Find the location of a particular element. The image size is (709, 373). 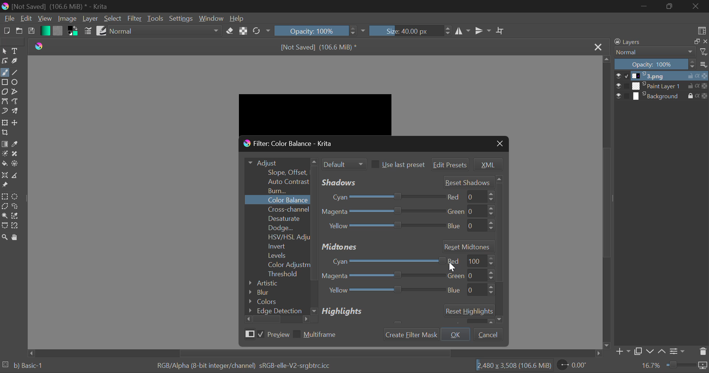

blue is located at coordinates (470, 291).